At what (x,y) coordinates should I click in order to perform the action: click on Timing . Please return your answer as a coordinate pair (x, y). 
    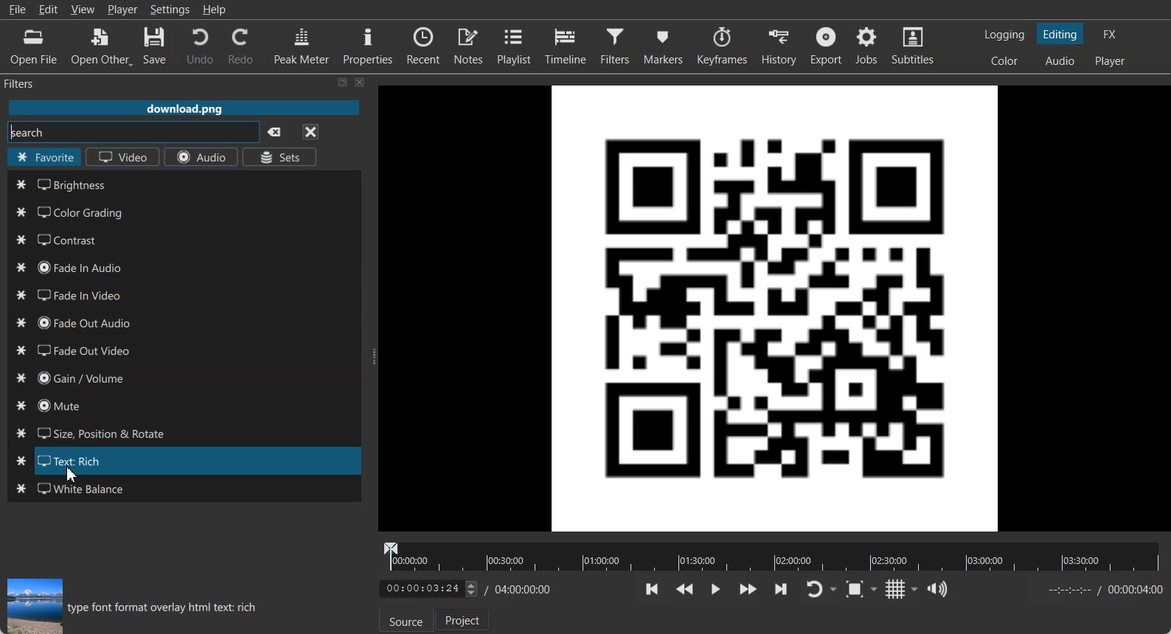
    Looking at the image, I should click on (520, 589).